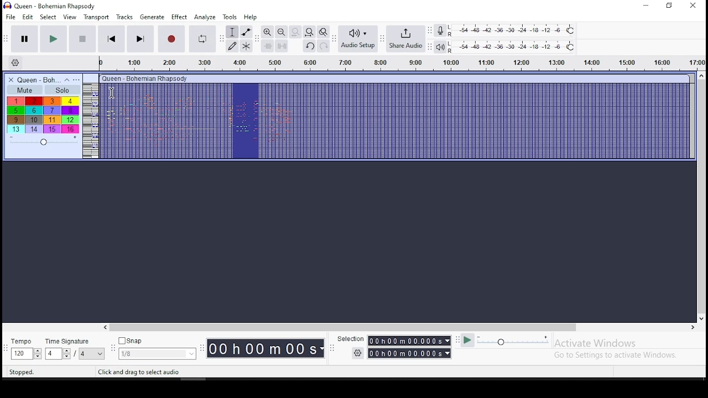 The height and width of the screenshot is (398, 708). I want to click on track name, so click(40, 79).